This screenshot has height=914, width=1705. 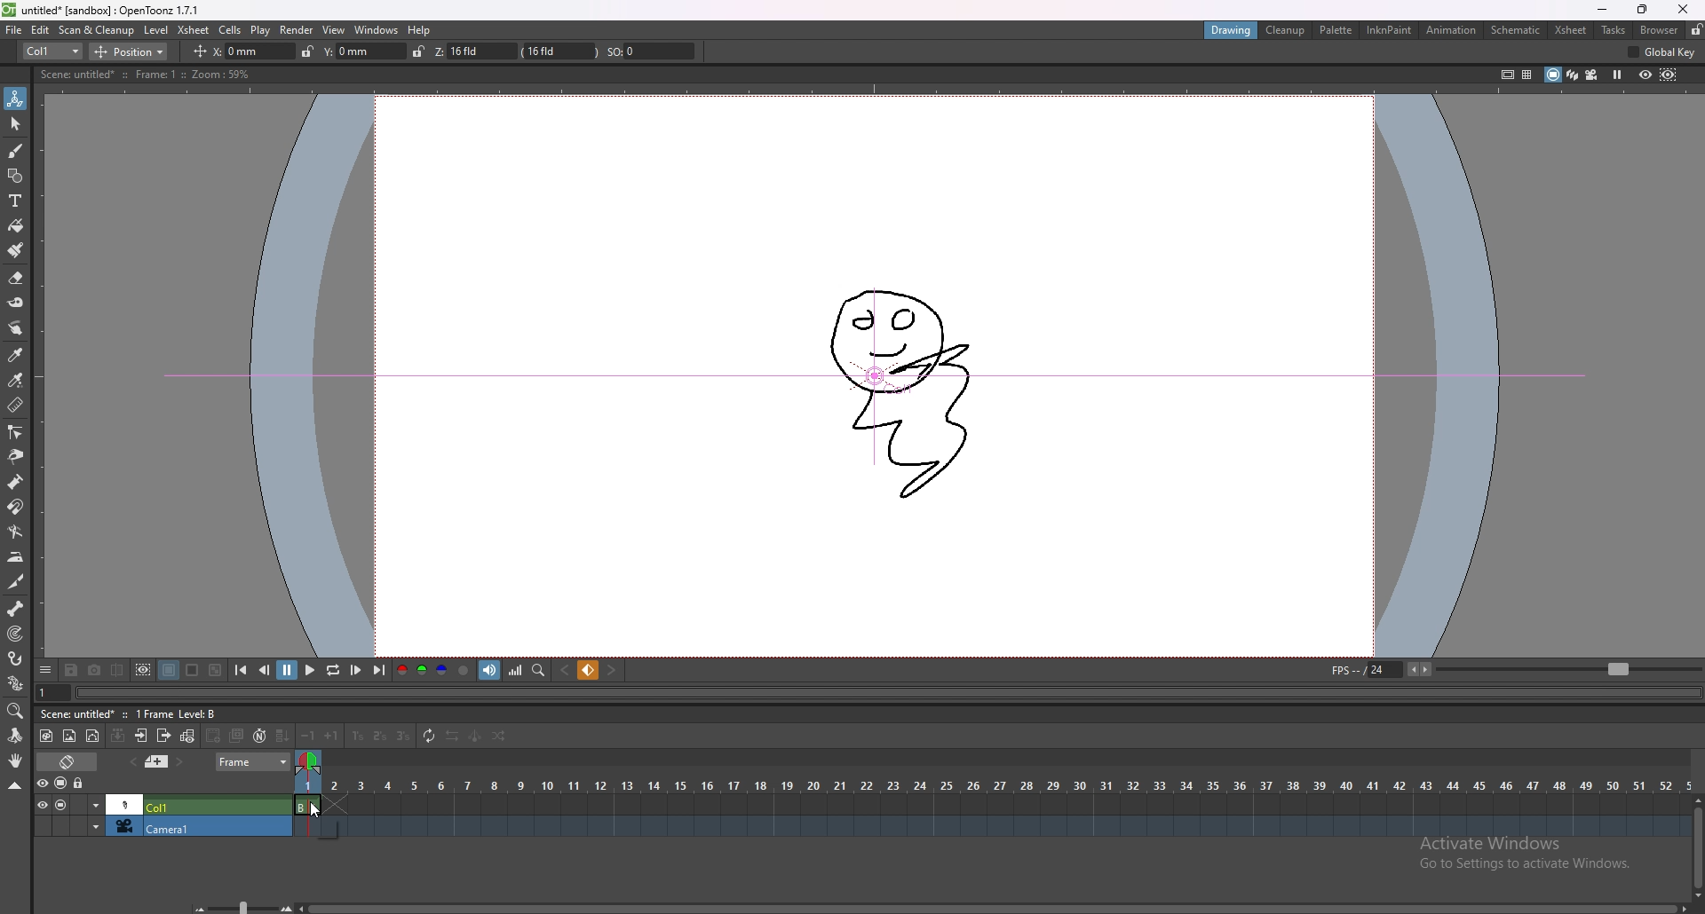 What do you see at coordinates (891, 693) in the screenshot?
I see `animation player` at bounding box center [891, 693].